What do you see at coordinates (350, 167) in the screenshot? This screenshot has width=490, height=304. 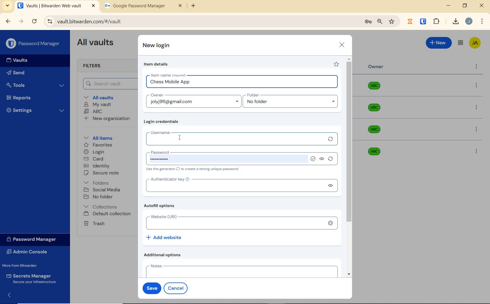 I see `scrollbar` at bounding box center [350, 167].